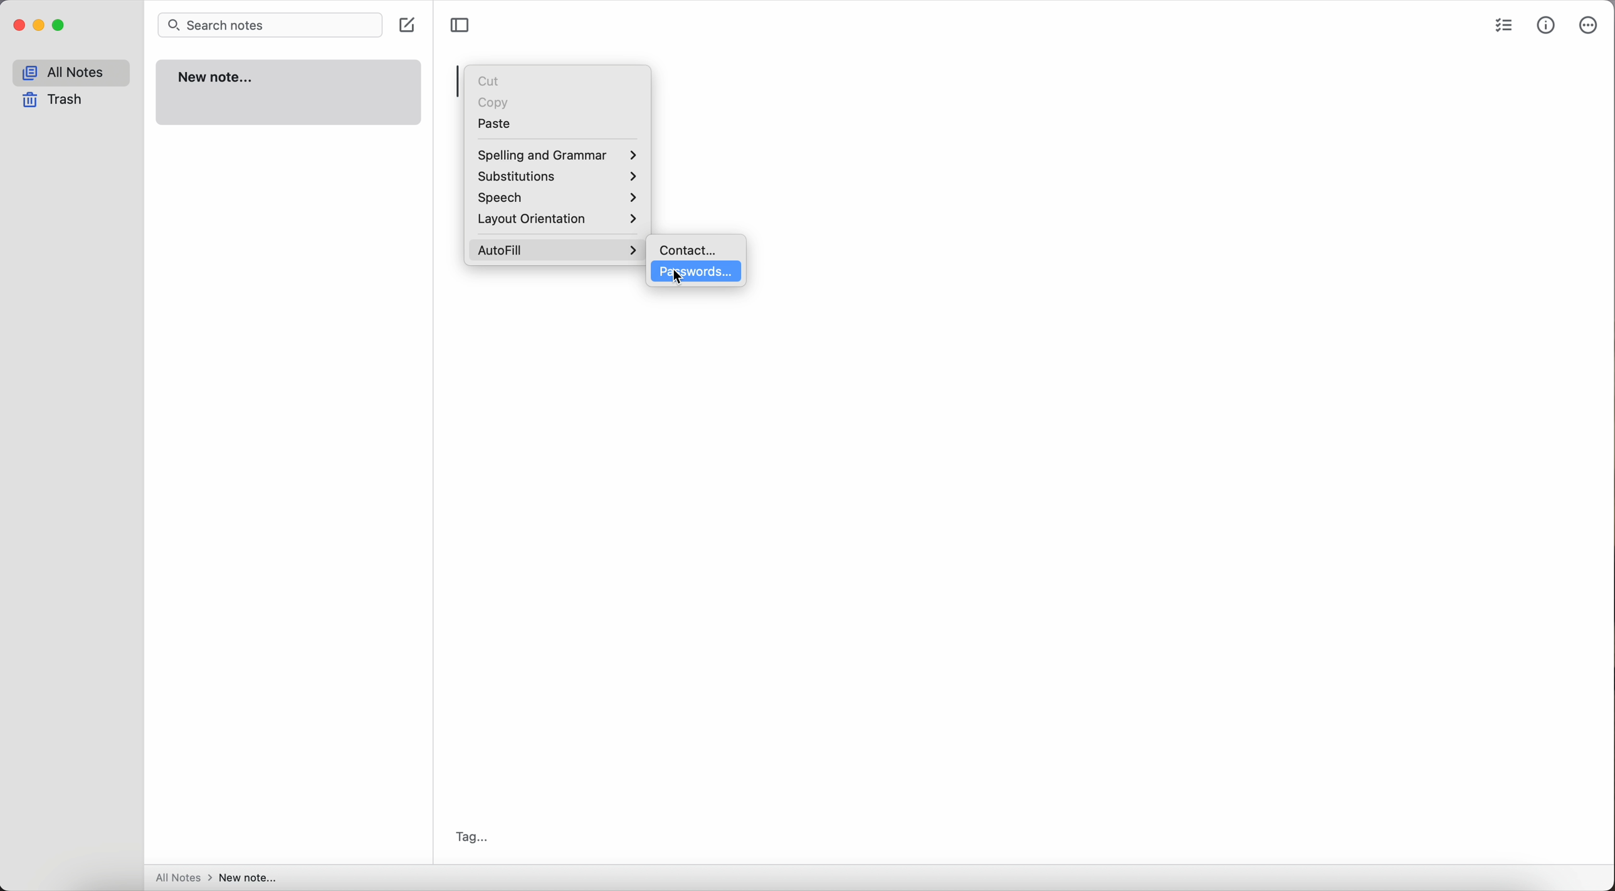 This screenshot has height=891, width=1615. I want to click on create note, so click(410, 26).